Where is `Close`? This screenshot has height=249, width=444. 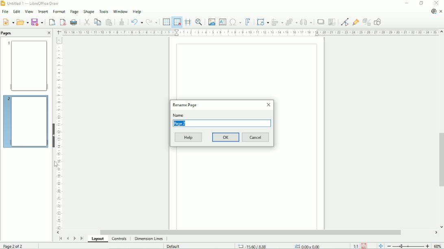
Close is located at coordinates (49, 33).